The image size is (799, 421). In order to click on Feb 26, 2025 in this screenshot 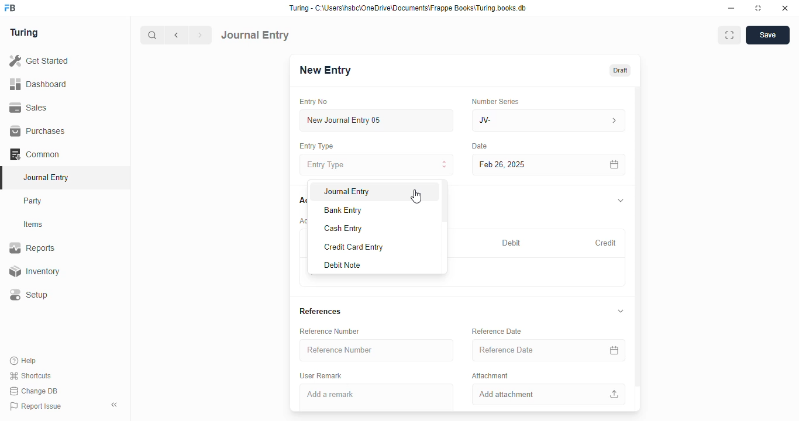, I will do `click(524, 164)`.